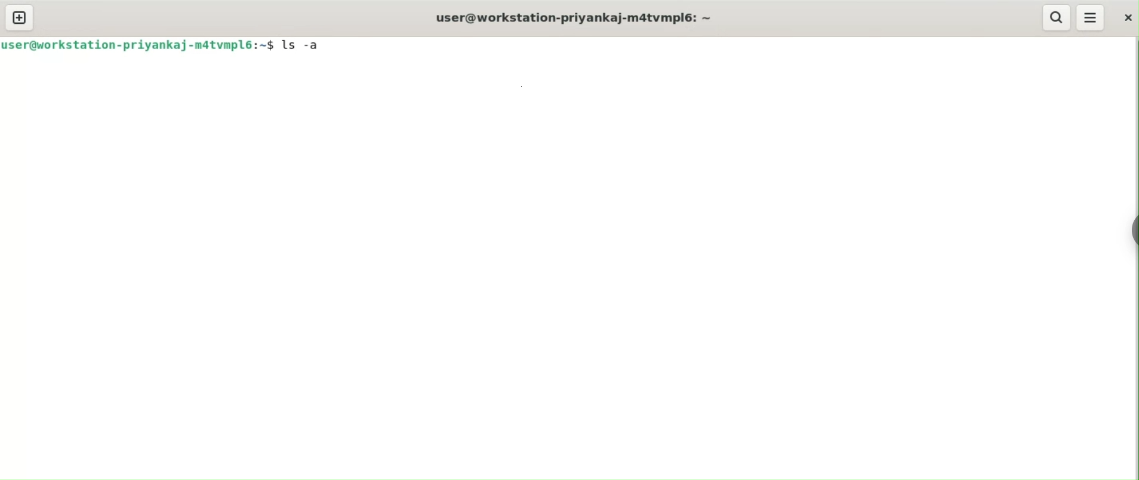 Image resolution: width=1139 pixels, height=480 pixels. Describe the element at coordinates (1058, 17) in the screenshot. I see `search` at that location.